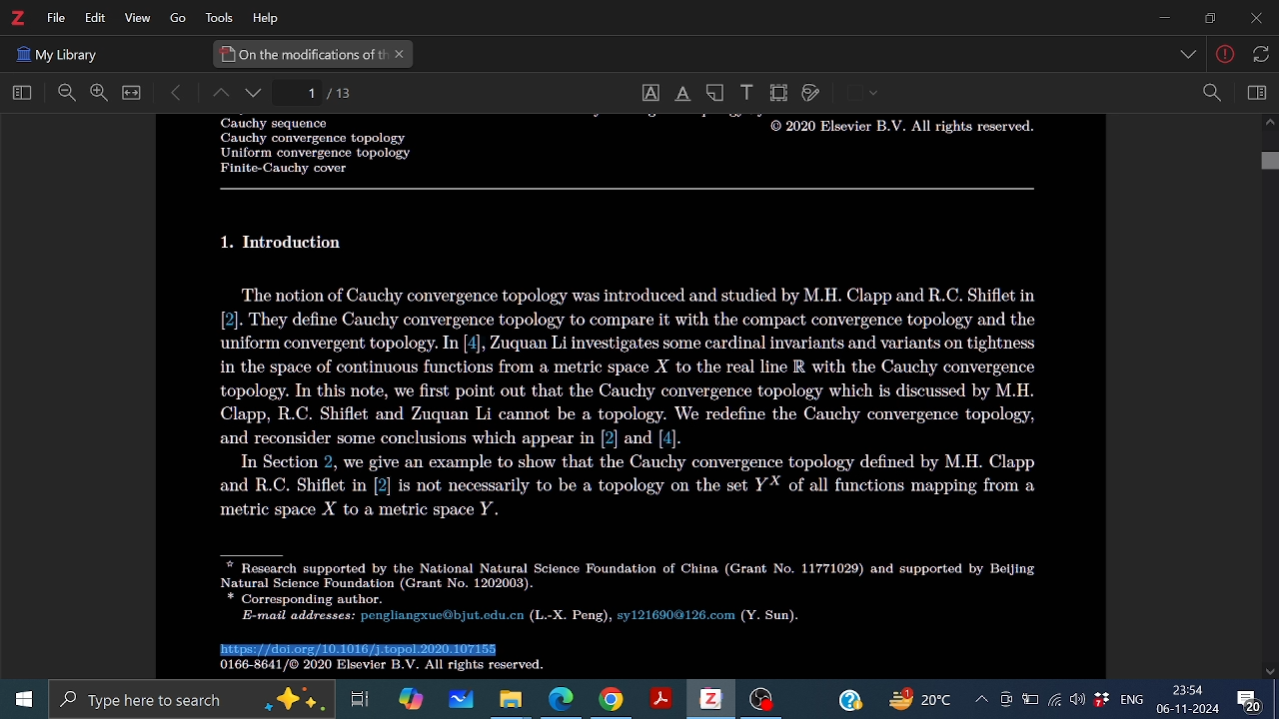 This screenshot has width=1279, height=719. What do you see at coordinates (1254, 20) in the screenshot?
I see `Close` at bounding box center [1254, 20].